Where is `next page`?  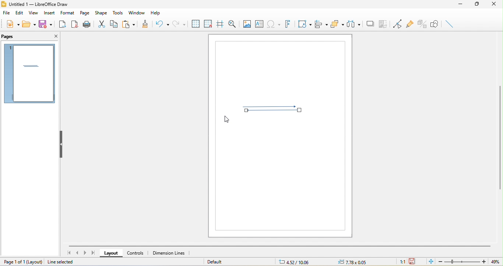
next page is located at coordinates (85, 252).